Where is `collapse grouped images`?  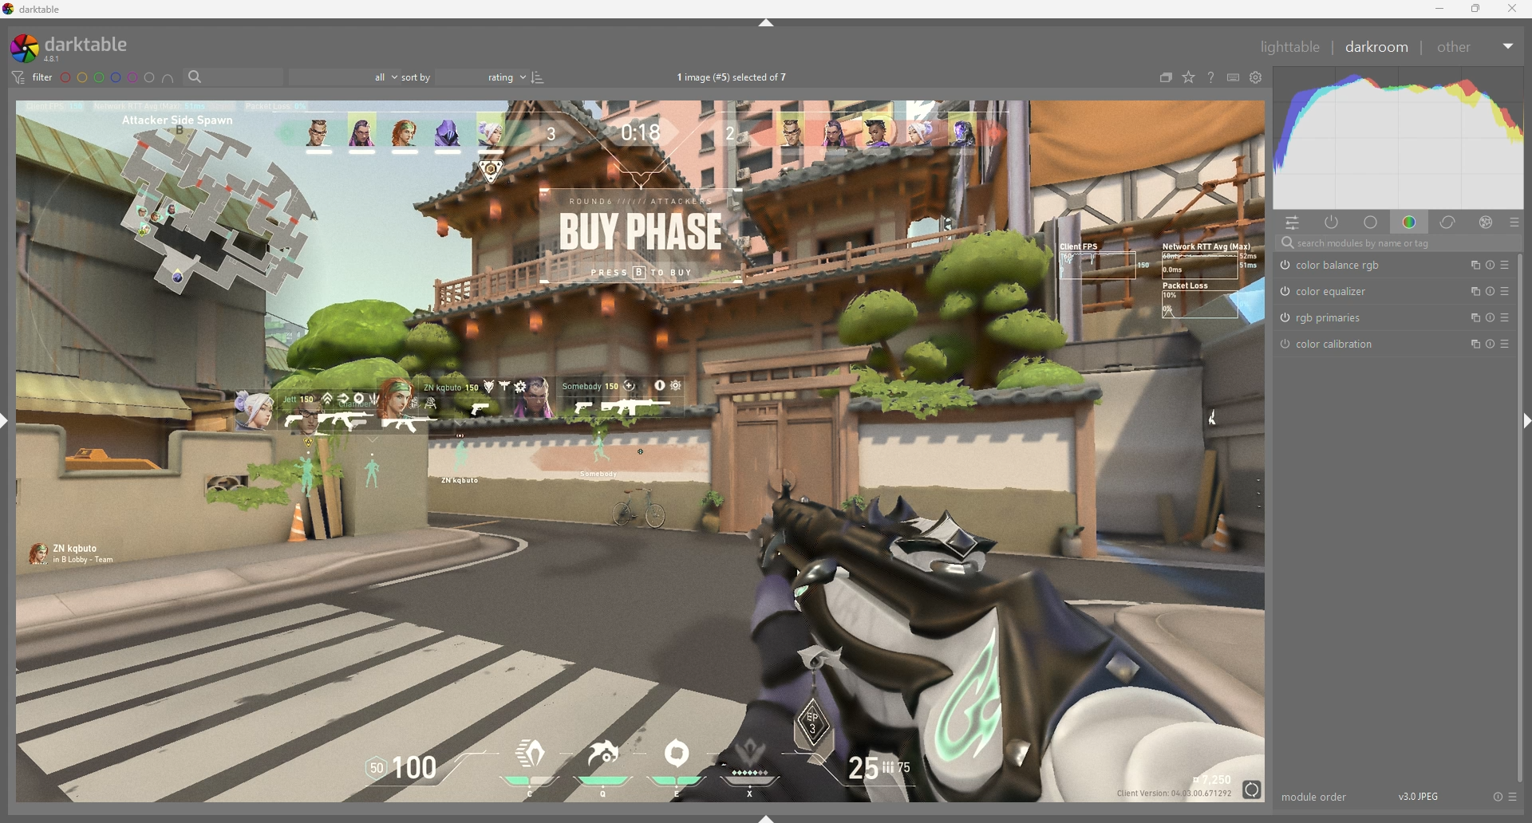
collapse grouped images is located at coordinates (1165, 77).